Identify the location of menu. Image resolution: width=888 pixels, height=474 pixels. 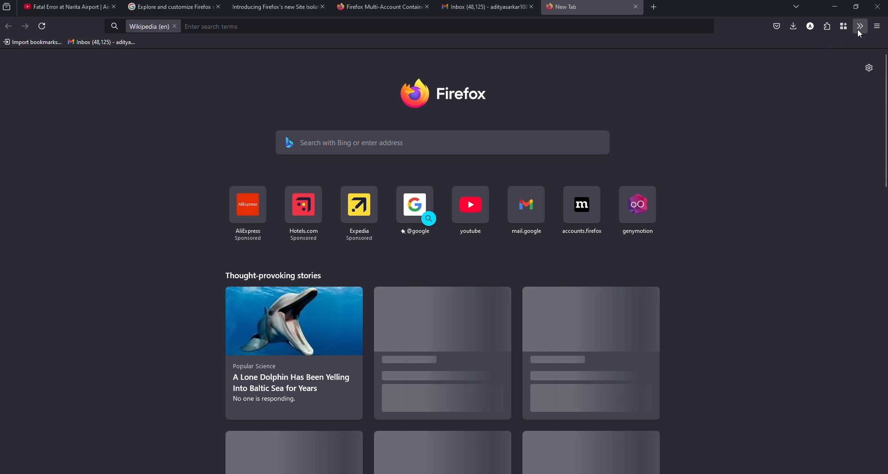
(876, 26).